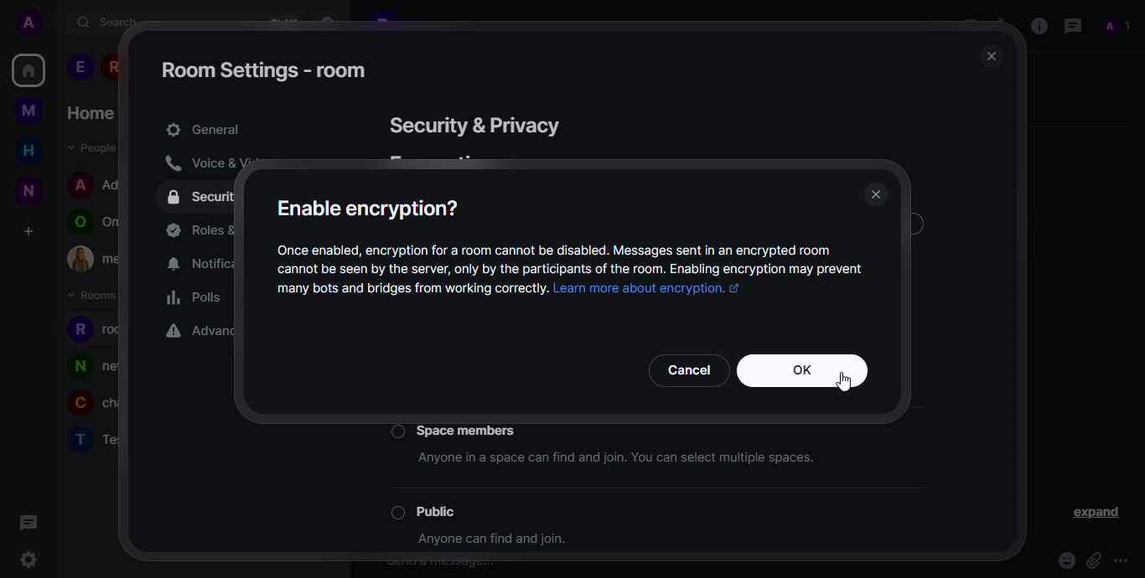  Describe the element at coordinates (77, 405) in the screenshot. I see `profile` at that location.